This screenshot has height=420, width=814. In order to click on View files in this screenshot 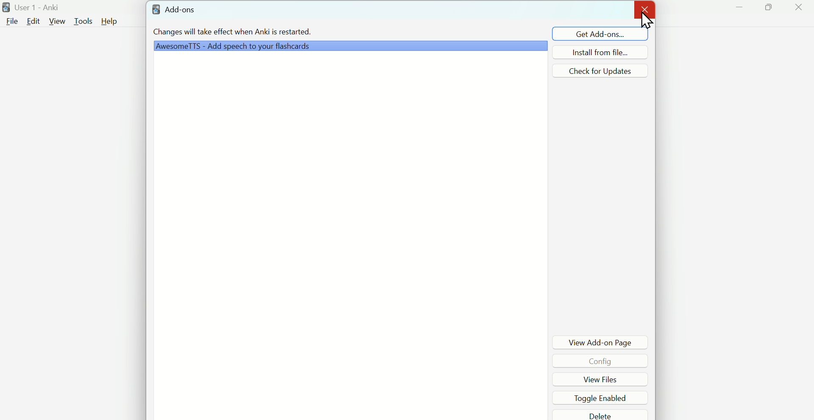, I will do `click(593, 380)`.